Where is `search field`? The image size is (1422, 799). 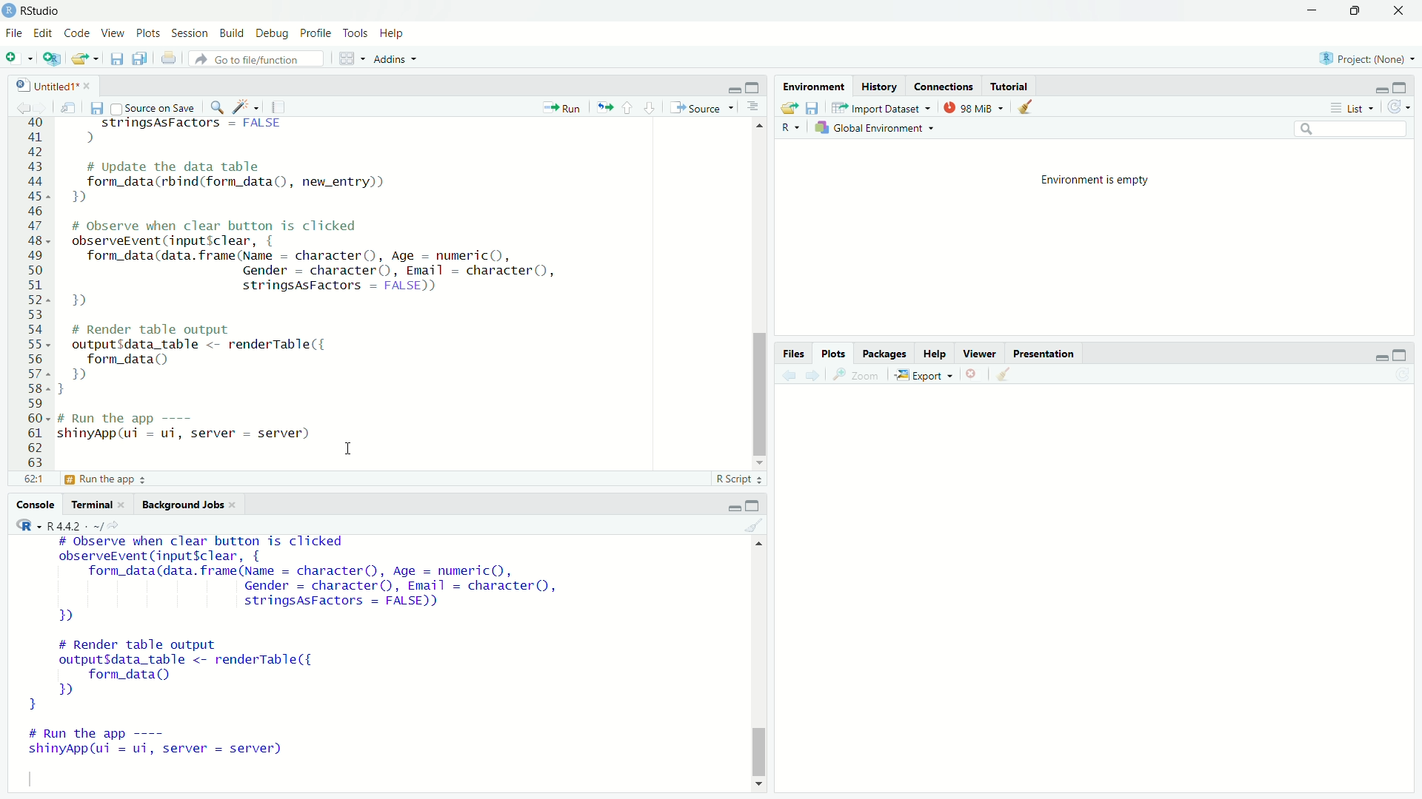 search field is located at coordinates (1353, 132).